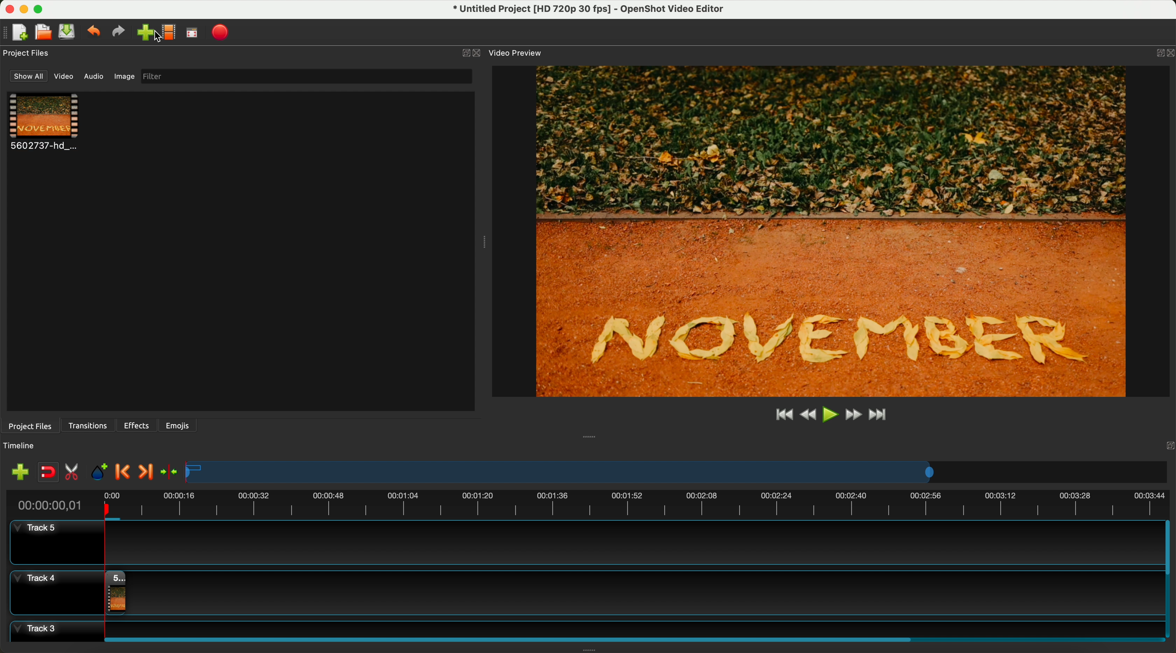 The width and height of the screenshot is (1176, 653). What do you see at coordinates (17, 32) in the screenshot?
I see `new file` at bounding box center [17, 32].